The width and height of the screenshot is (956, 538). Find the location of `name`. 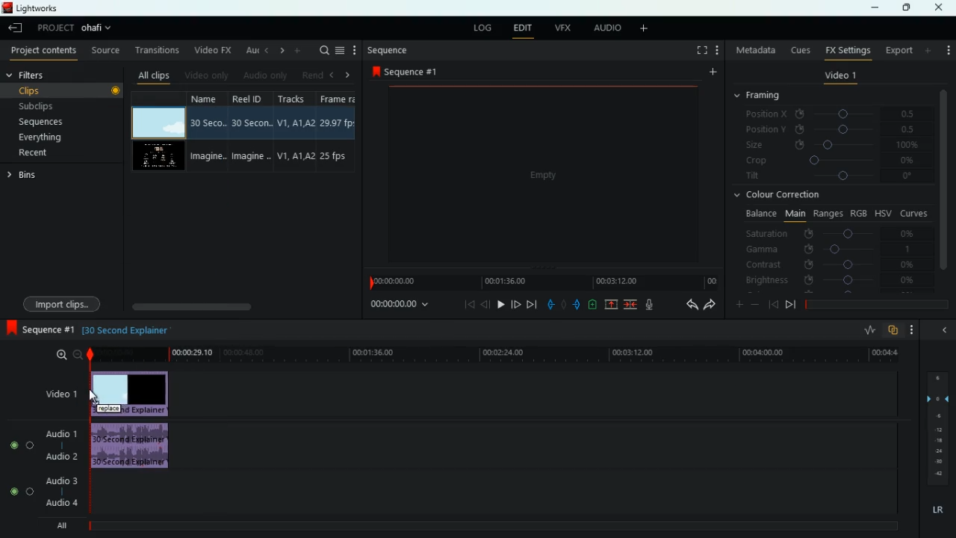

name is located at coordinates (206, 132).